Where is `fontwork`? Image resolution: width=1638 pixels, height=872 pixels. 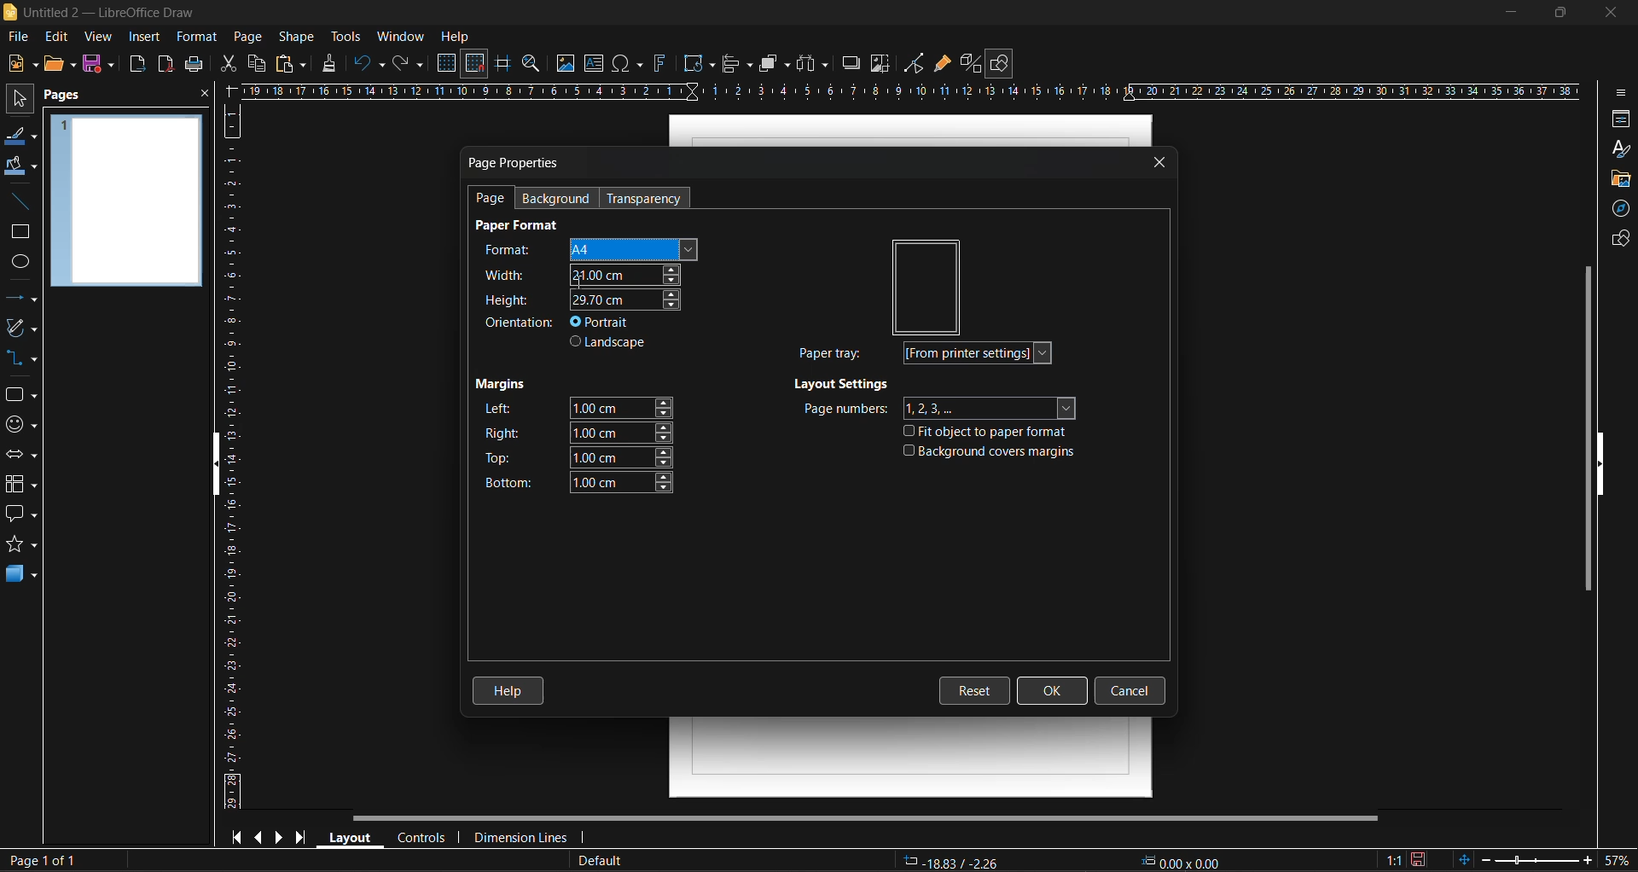
fontwork is located at coordinates (659, 66).